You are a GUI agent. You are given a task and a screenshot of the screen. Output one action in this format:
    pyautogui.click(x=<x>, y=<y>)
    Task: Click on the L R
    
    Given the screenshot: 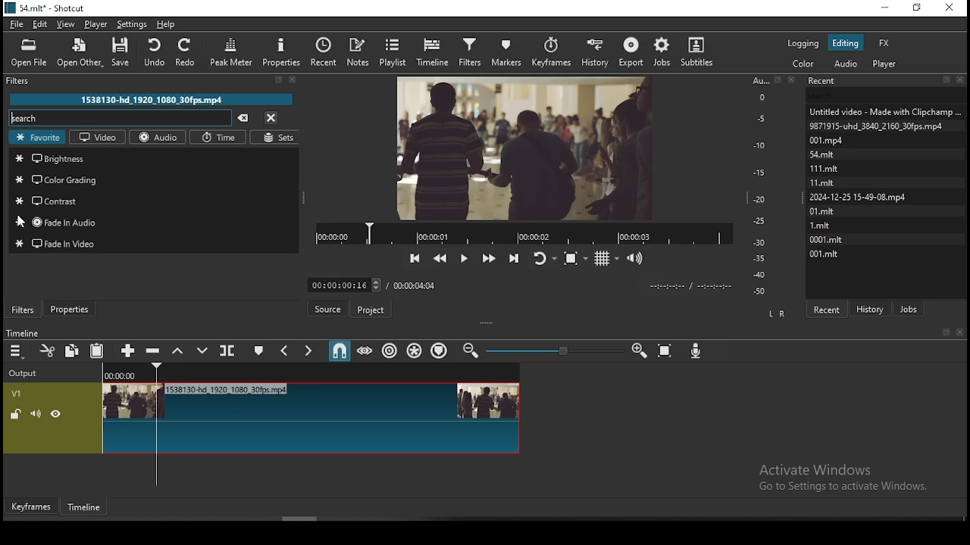 What is the action you would take?
    pyautogui.click(x=774, y=313)
    